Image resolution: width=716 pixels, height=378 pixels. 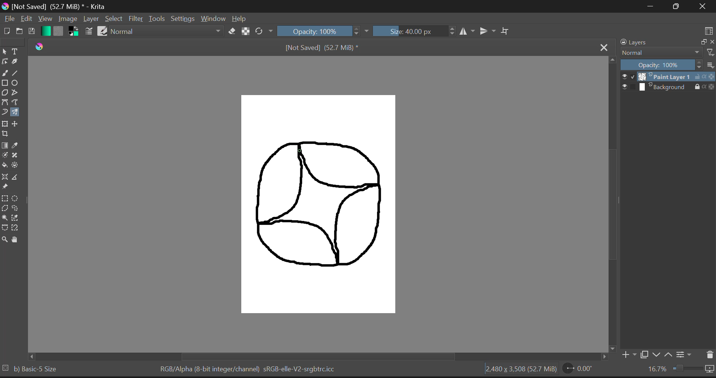 What do you see at coordinates (4, 187) in the screenshot?
I see `Reference Images` at bounding box center [4, 187].